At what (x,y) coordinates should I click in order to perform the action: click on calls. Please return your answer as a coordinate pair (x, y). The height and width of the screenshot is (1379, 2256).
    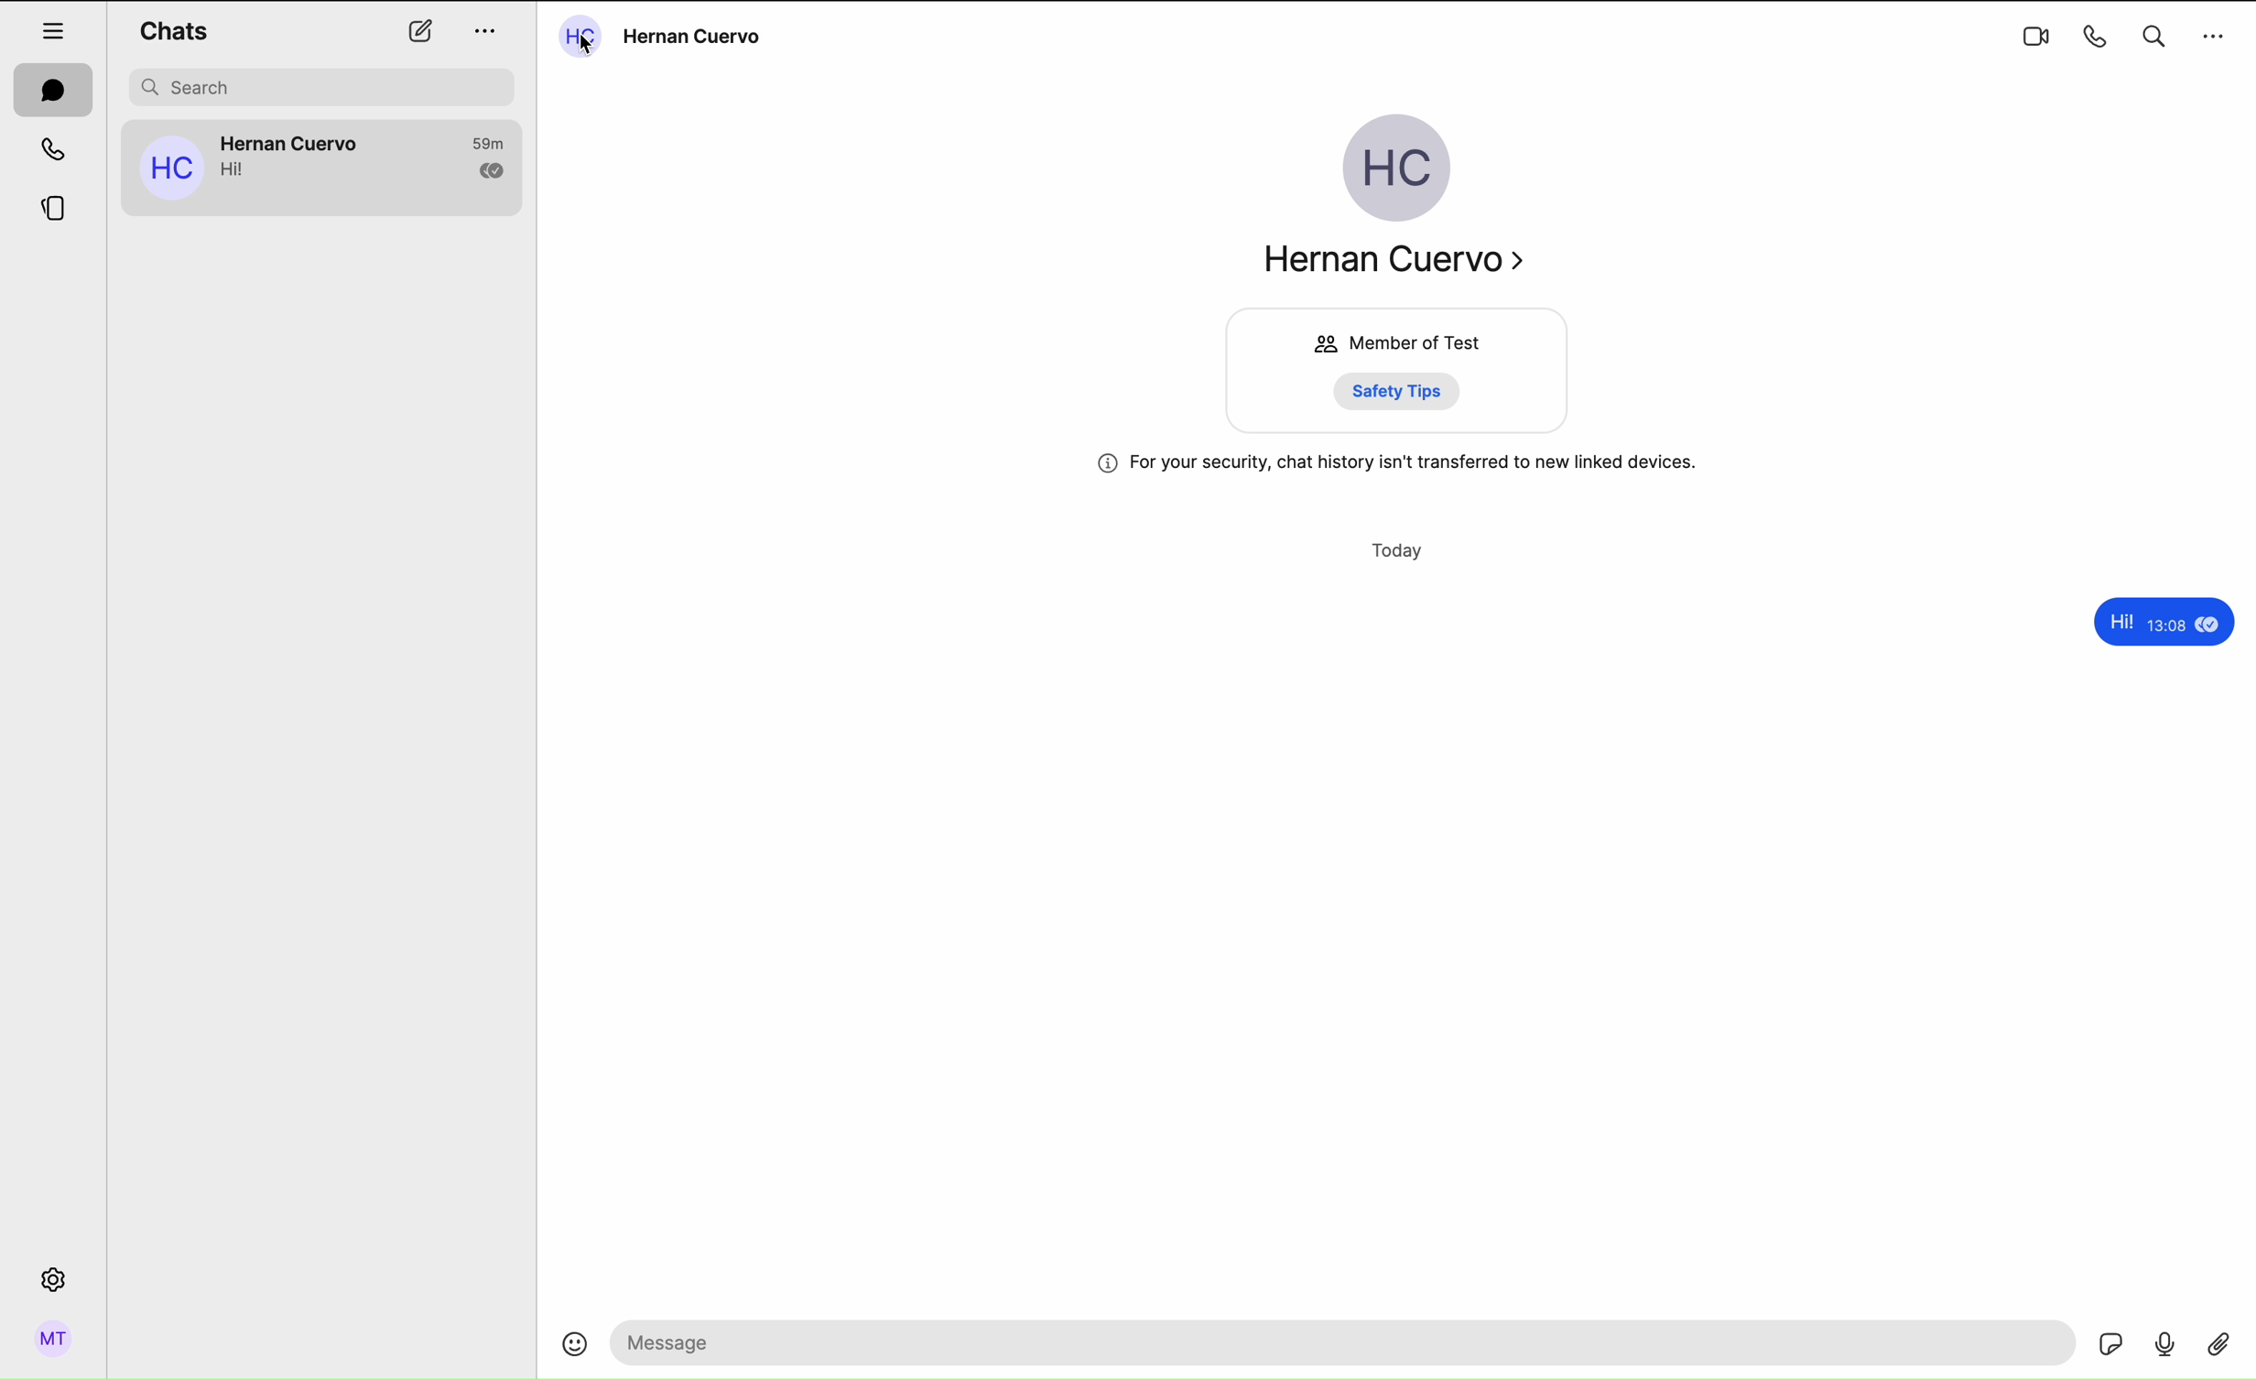
    Looking at the image, I should click on (57, 150).